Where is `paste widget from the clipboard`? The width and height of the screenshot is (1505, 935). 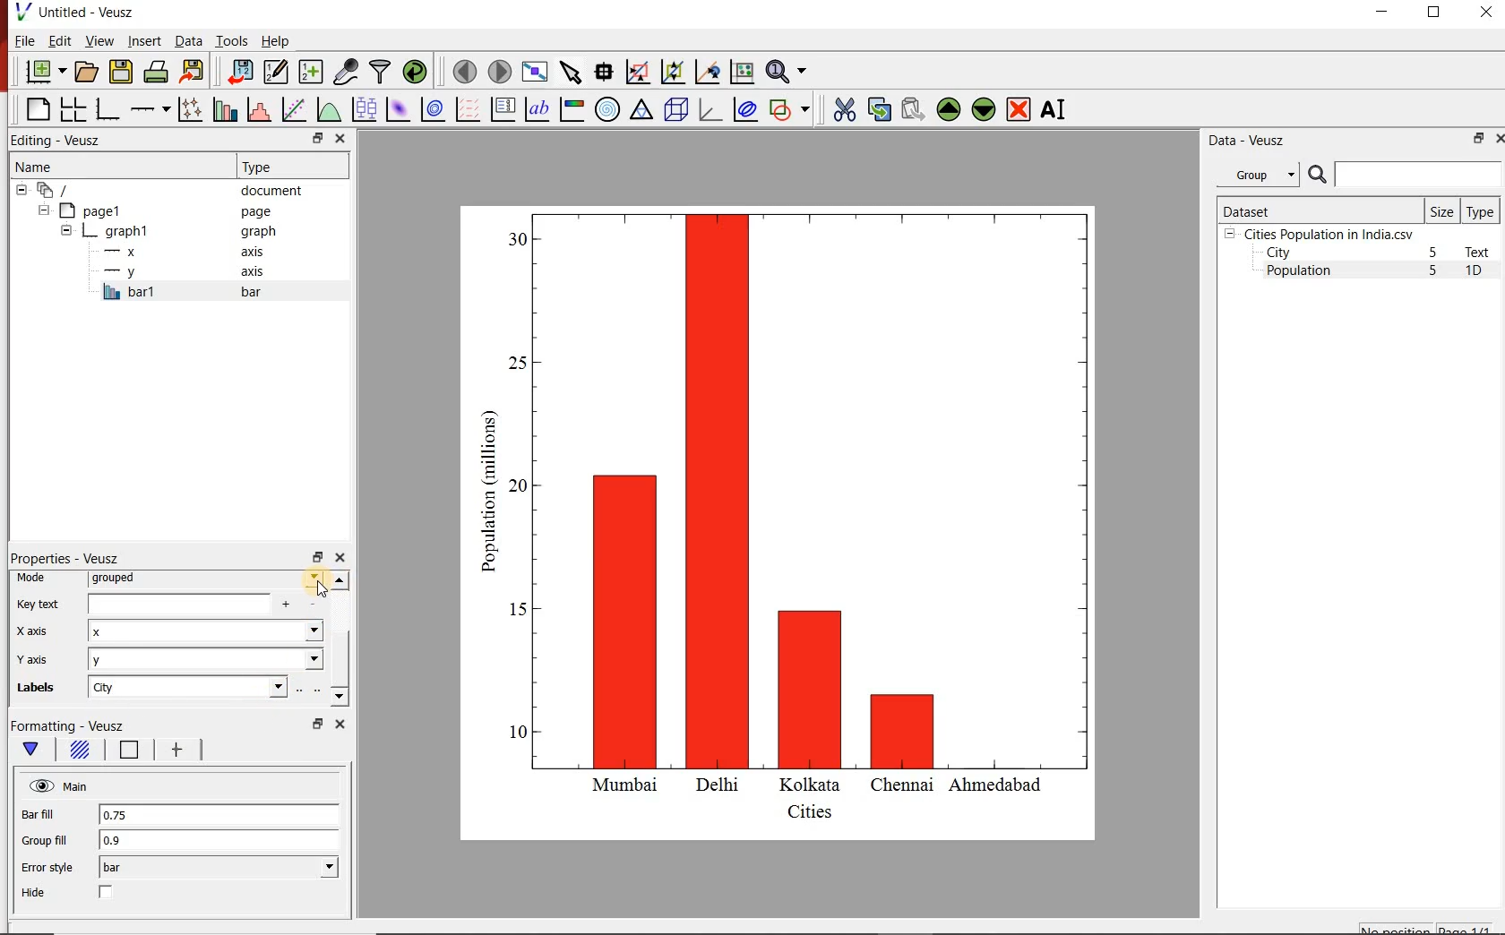 paste widget from the clipboard is located at coordinates (913, 109).